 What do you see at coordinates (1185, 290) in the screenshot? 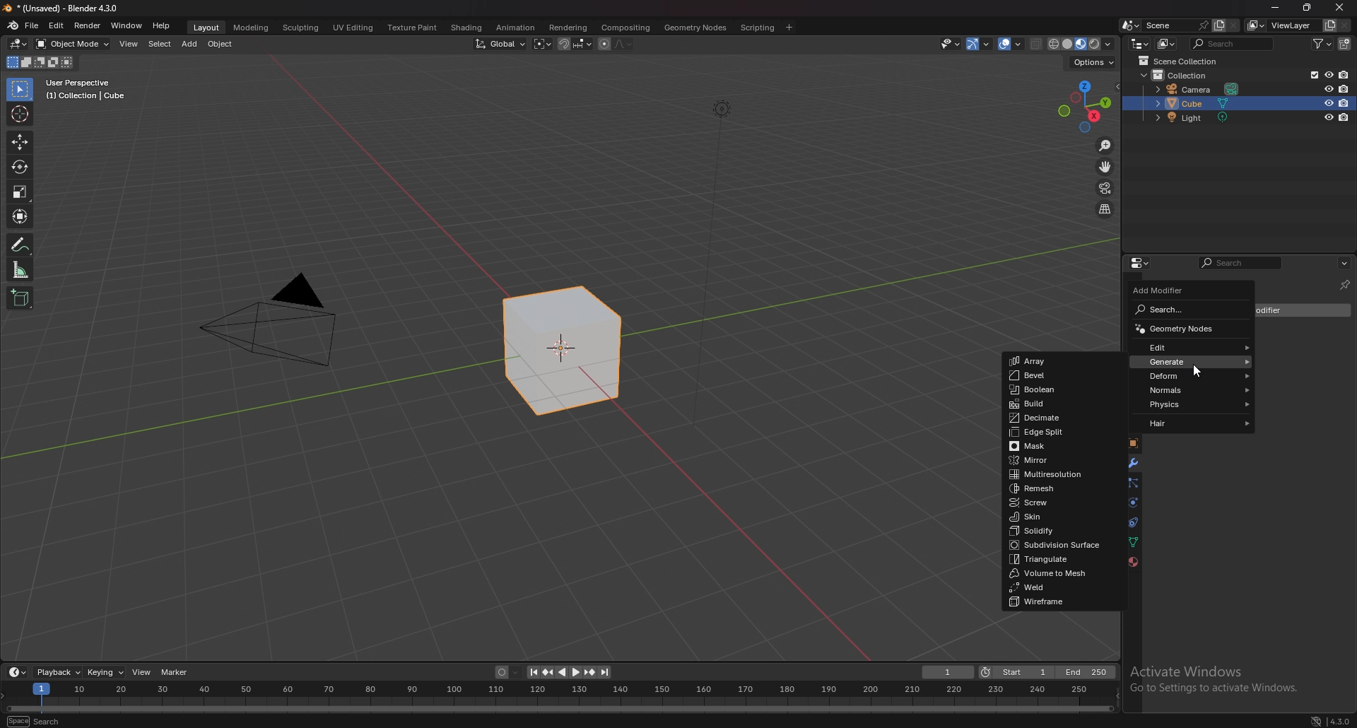
I see `add modifier` at bounding box center [1185, 290].